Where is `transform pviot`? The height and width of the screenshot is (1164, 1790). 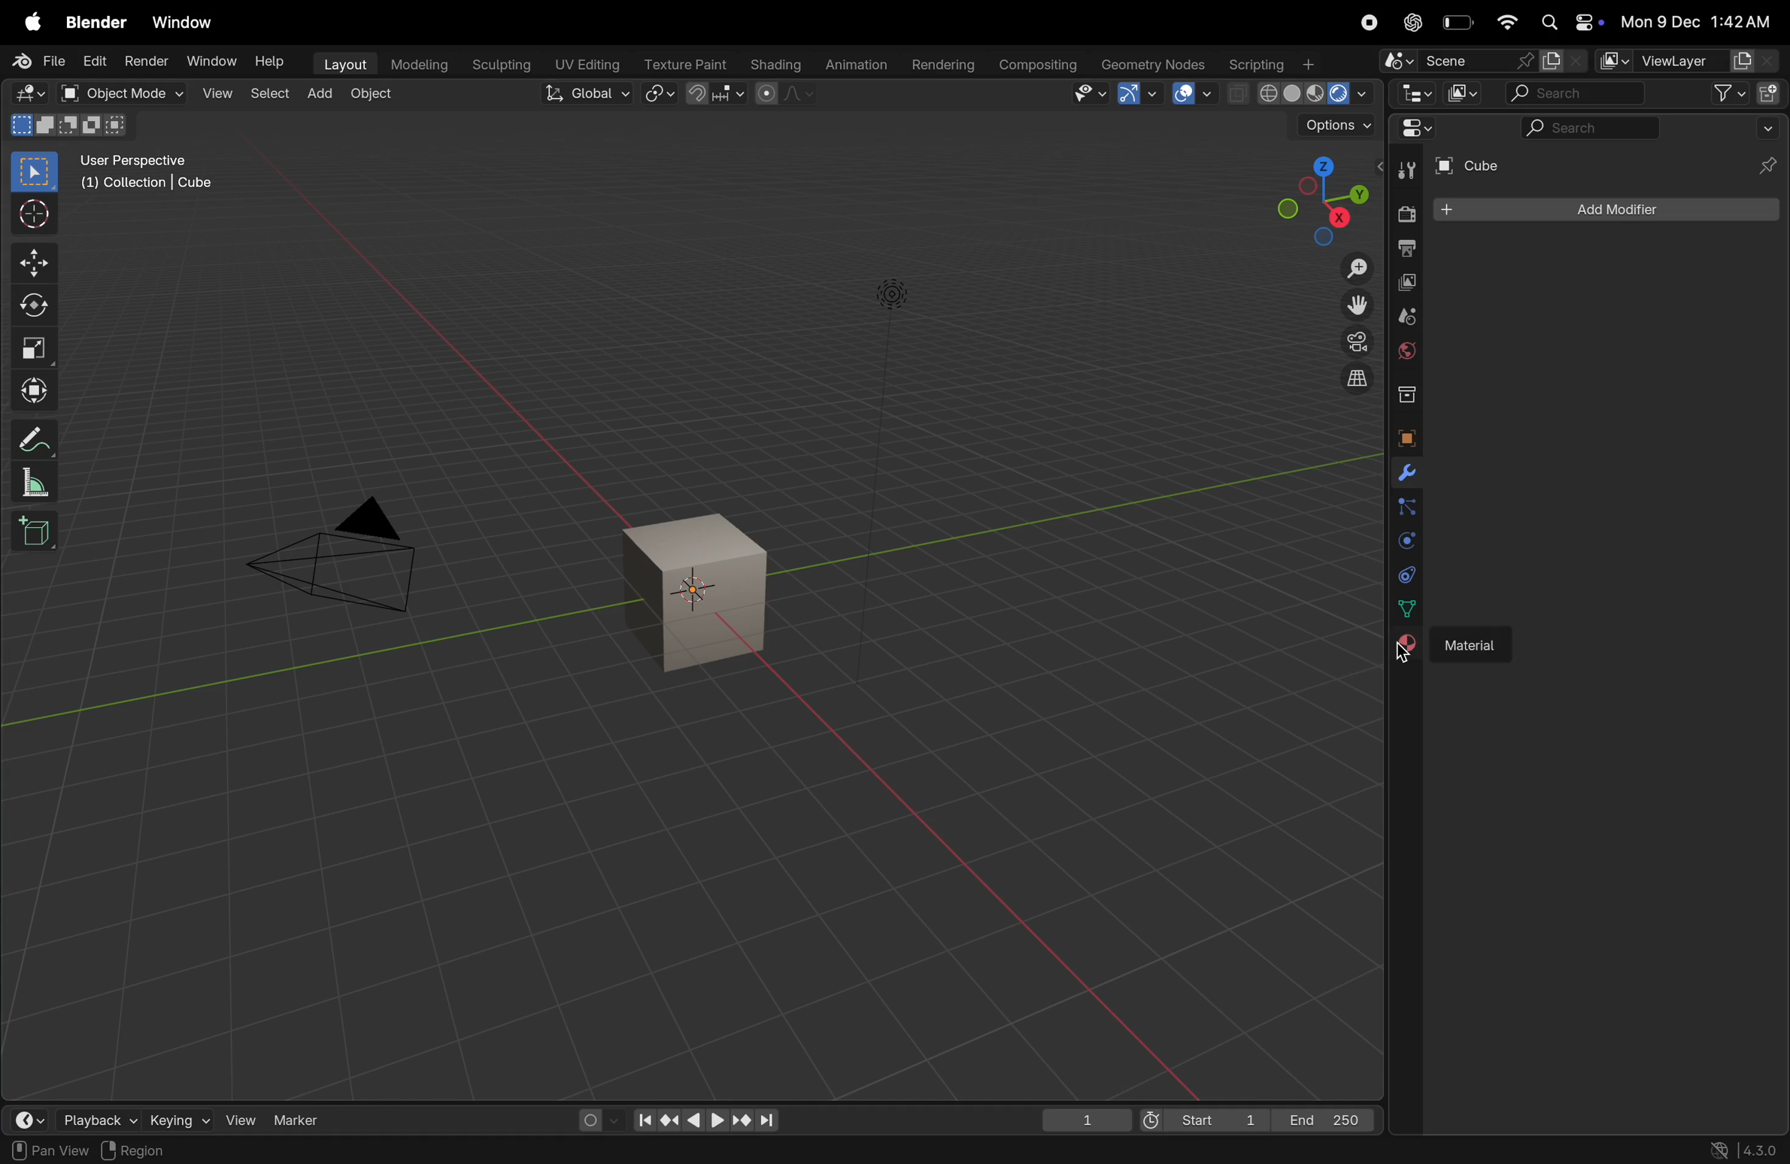 transform pviot is located at coordinates (660, 94).